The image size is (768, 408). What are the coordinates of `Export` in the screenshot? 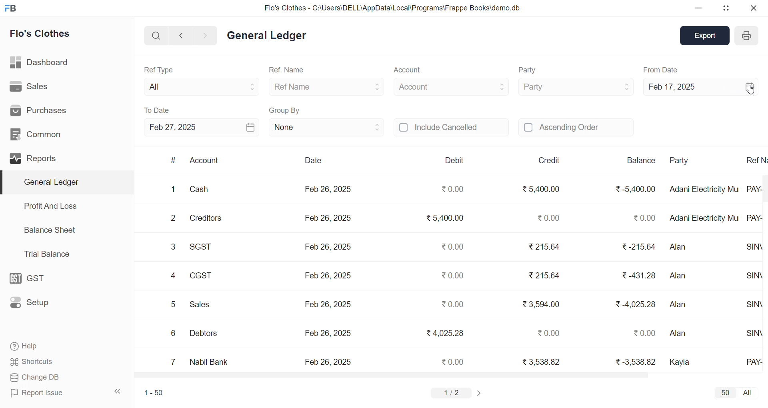 It's located at (706, 35).